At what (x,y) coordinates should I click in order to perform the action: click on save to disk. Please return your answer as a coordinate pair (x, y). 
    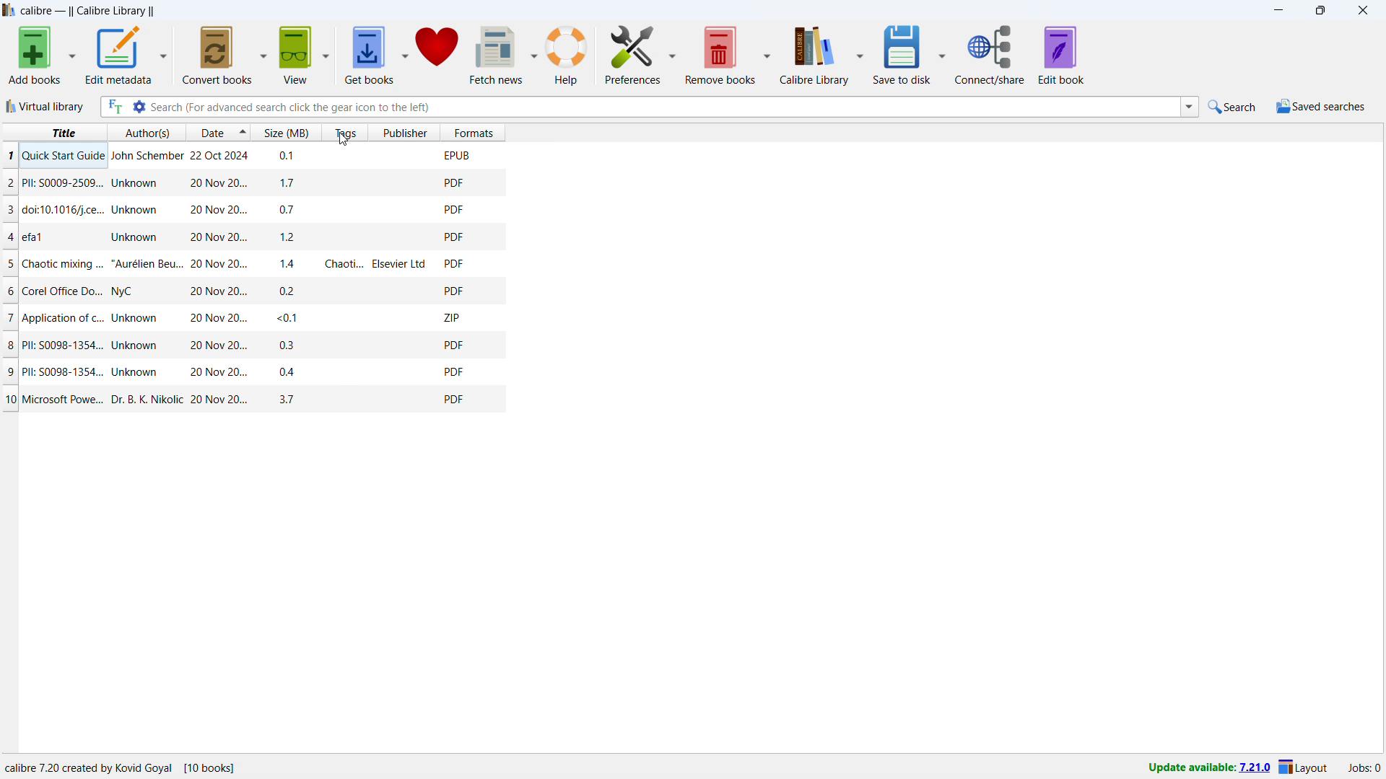
    Looking at the image, I should click on (902, 54).